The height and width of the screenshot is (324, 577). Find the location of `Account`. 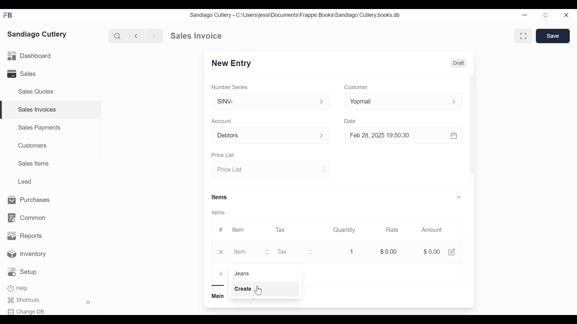

Account is located at coordinates (222, 121).